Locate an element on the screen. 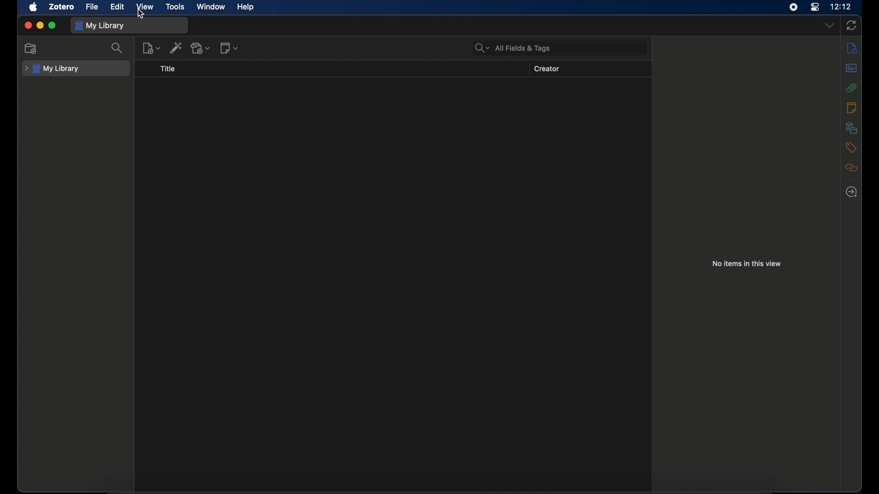  notes is located at coordinates (851, 107).